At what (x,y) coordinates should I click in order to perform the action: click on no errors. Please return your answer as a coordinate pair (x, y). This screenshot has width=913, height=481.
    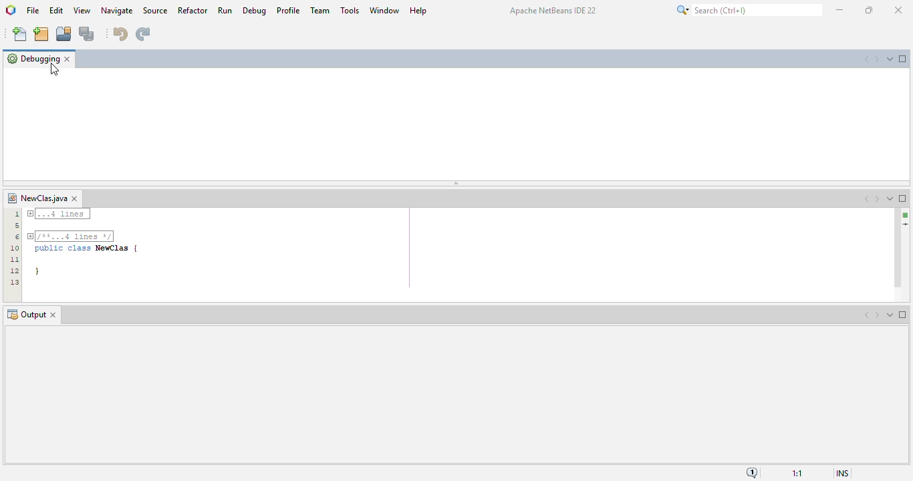
    Looking at the image, I should click on (906, 215).